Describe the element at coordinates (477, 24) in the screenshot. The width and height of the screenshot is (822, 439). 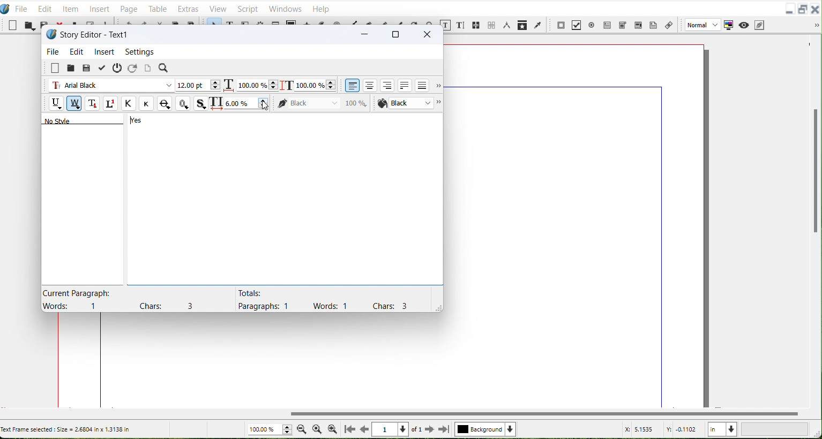
I see `Link Text Frame` at that location.